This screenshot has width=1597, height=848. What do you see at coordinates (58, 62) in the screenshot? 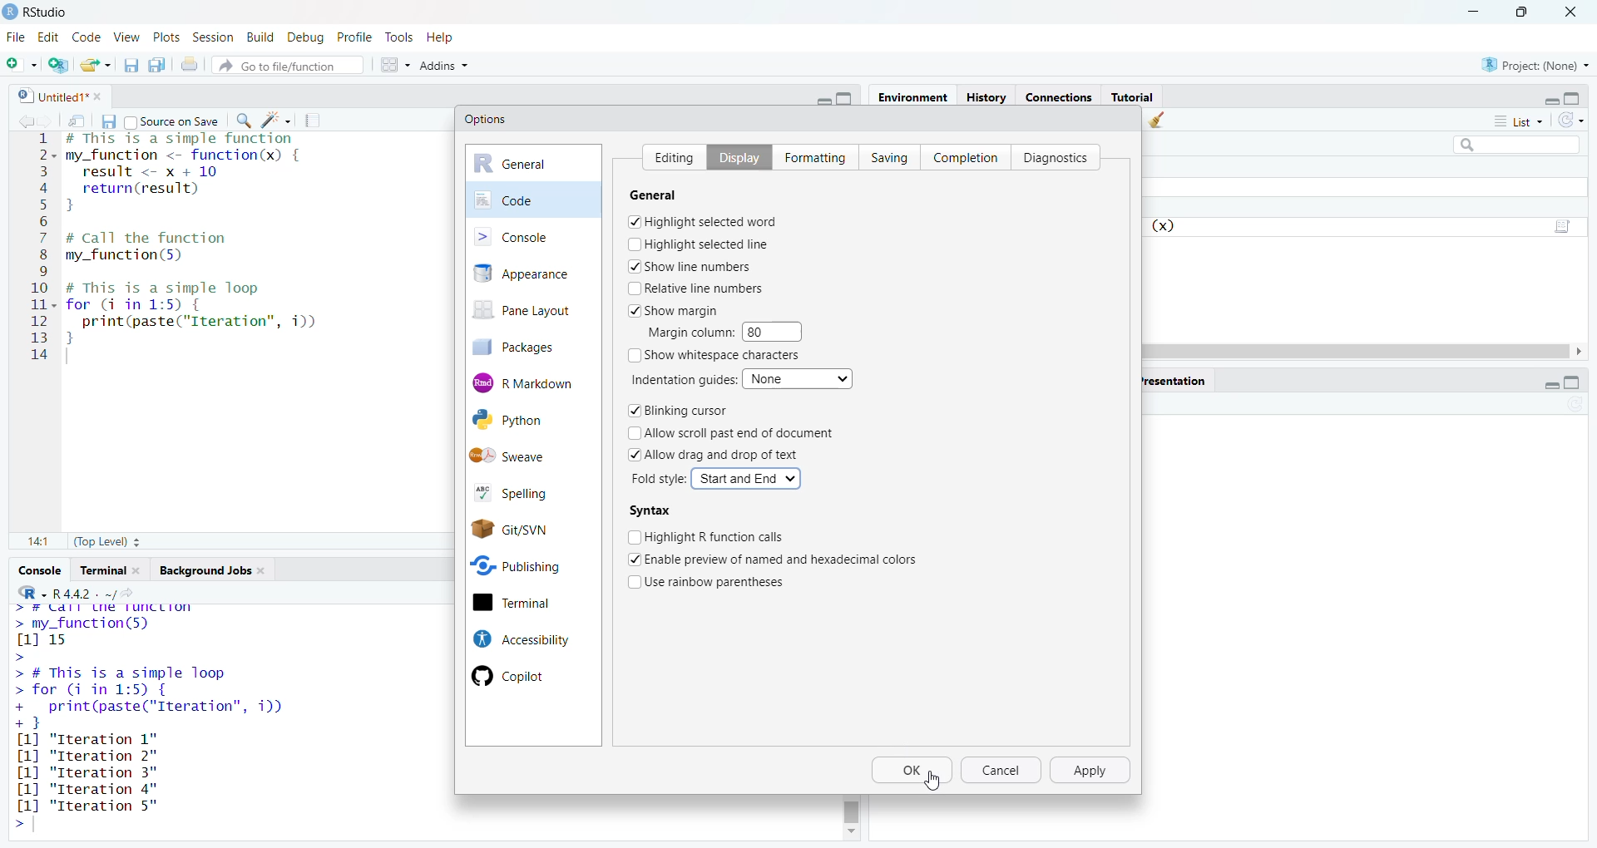
I see `create a project` at bounding box center [58, 62].